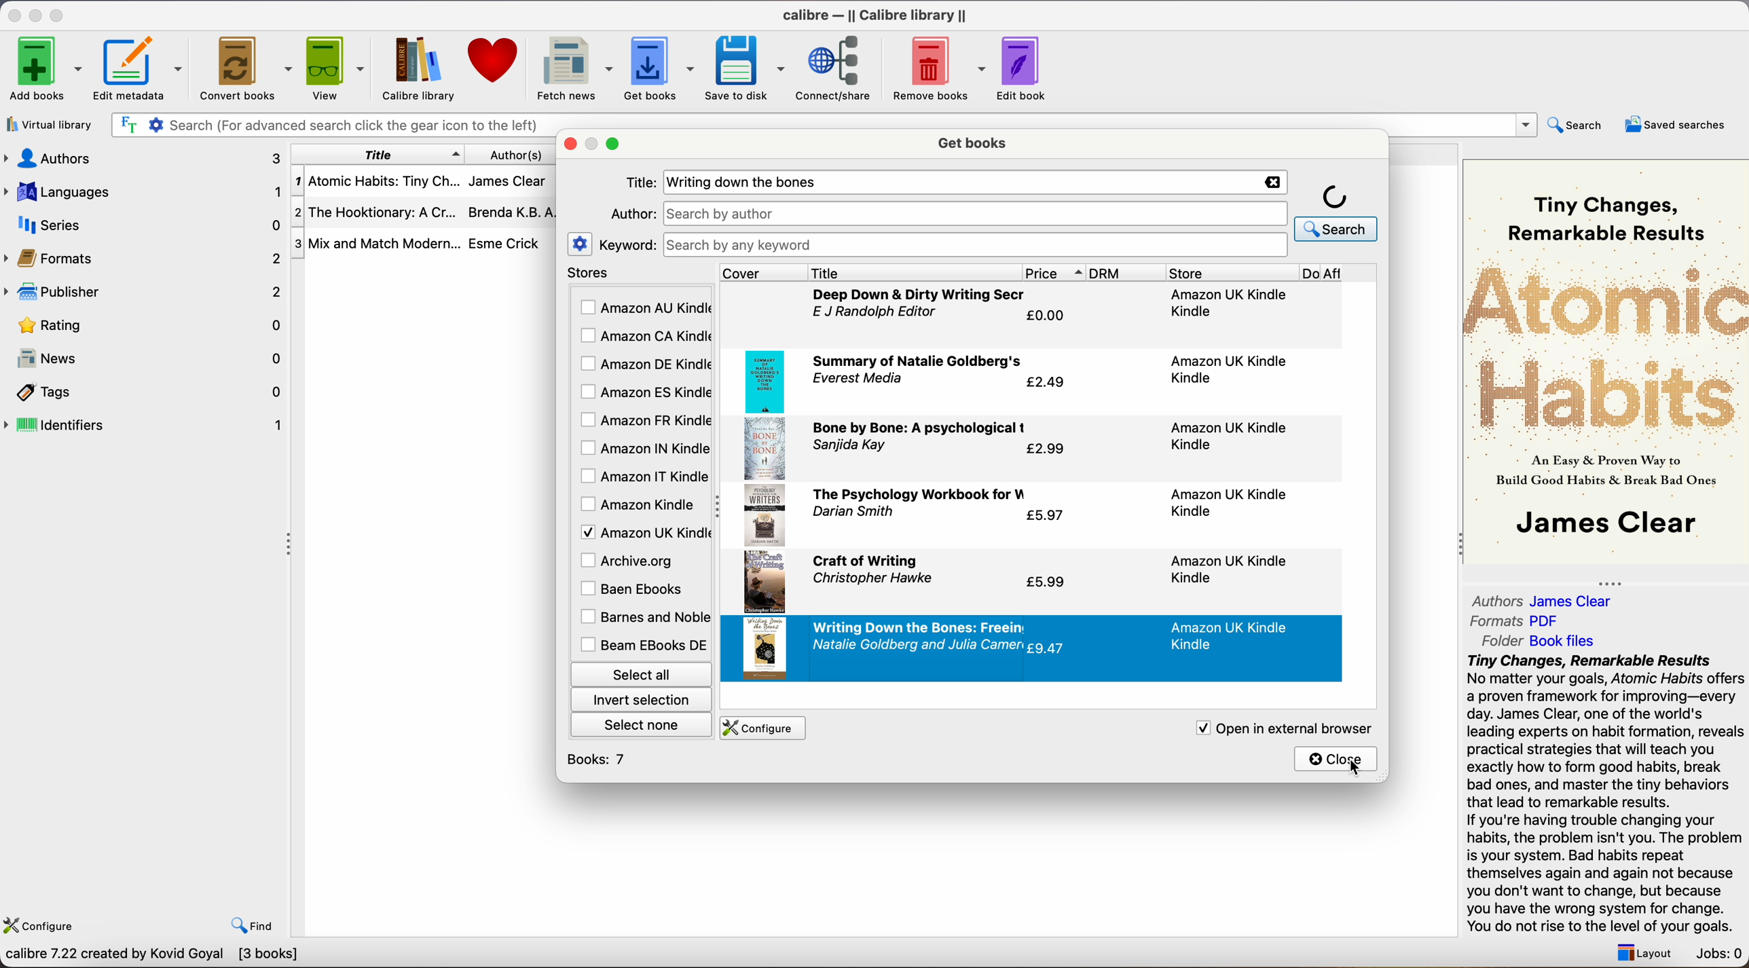  I want to click on close, so click(13, 15).